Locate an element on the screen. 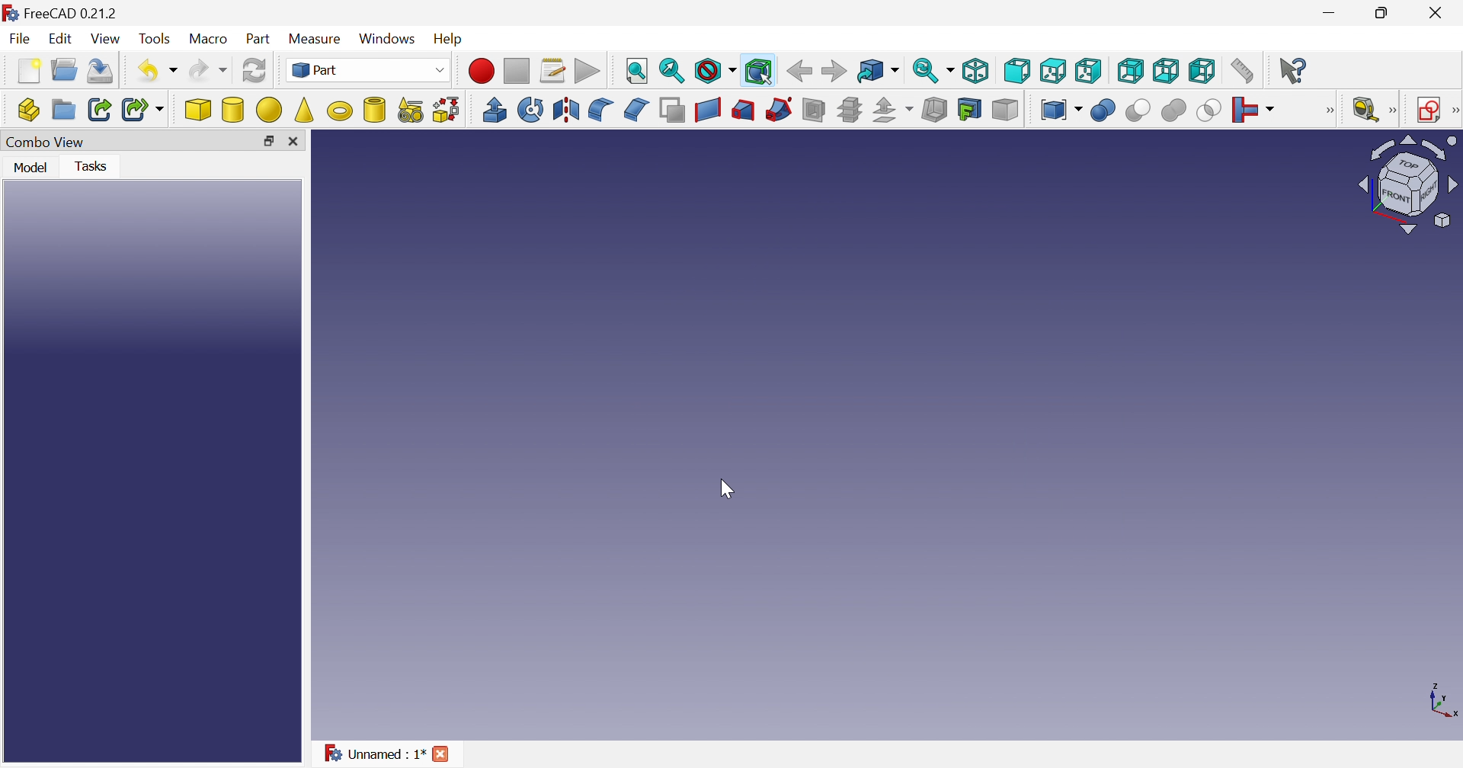 This screenshot has width=1463, height=768. Part is located at coordinates (258, 40).